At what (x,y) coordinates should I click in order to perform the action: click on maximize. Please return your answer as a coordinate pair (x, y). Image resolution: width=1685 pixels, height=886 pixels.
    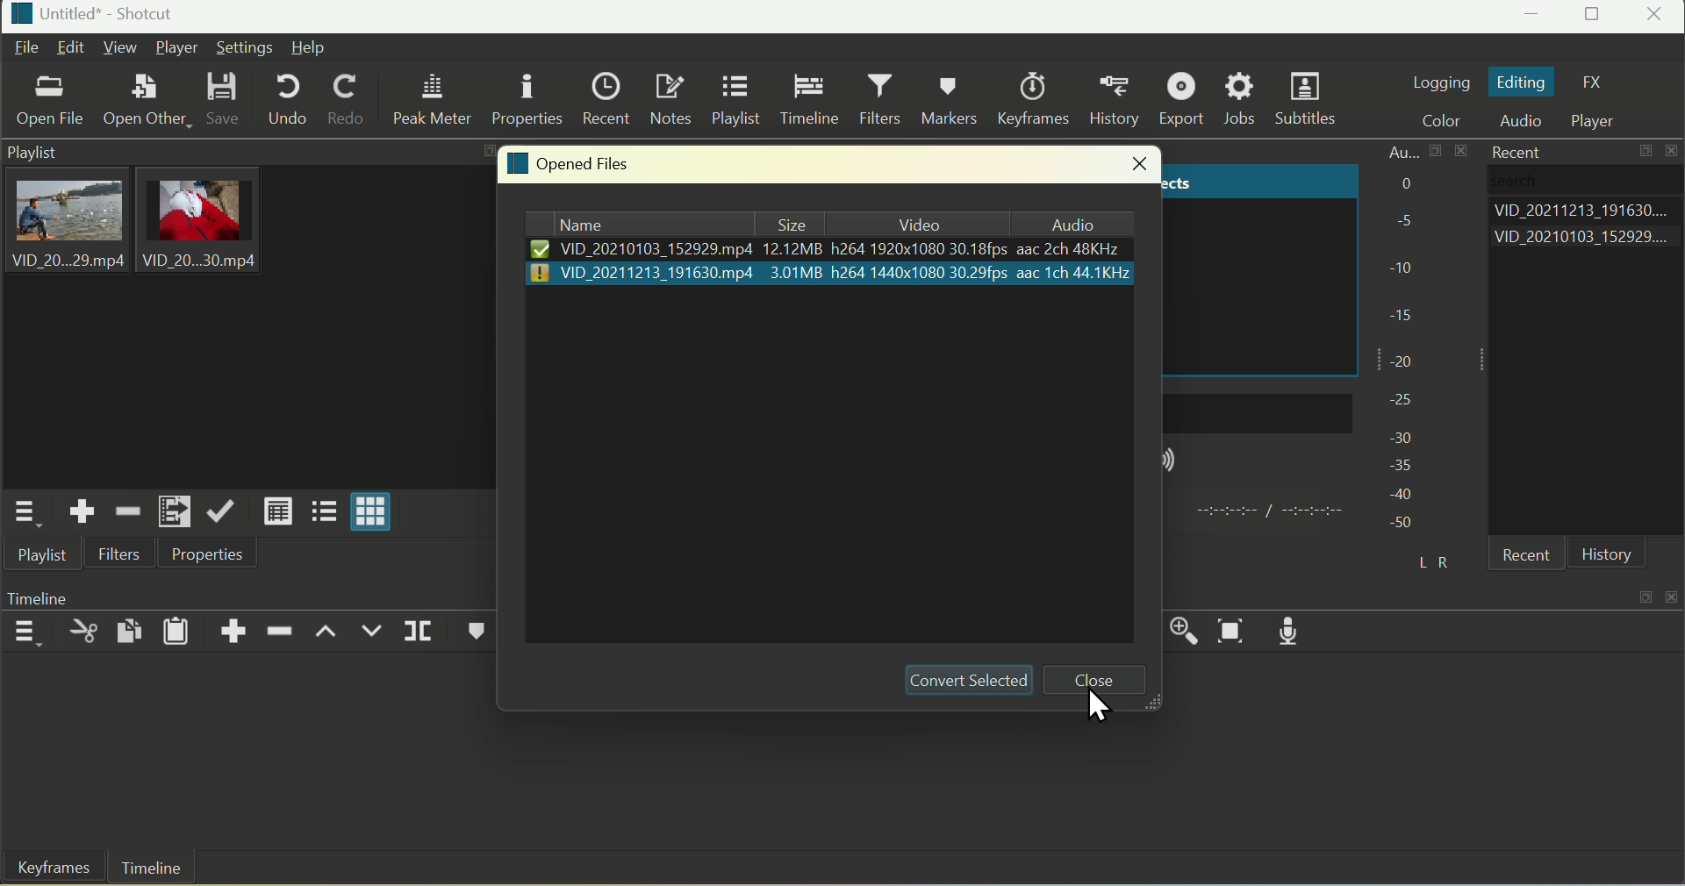
    Looking at the image, I should click on (1644, 596).